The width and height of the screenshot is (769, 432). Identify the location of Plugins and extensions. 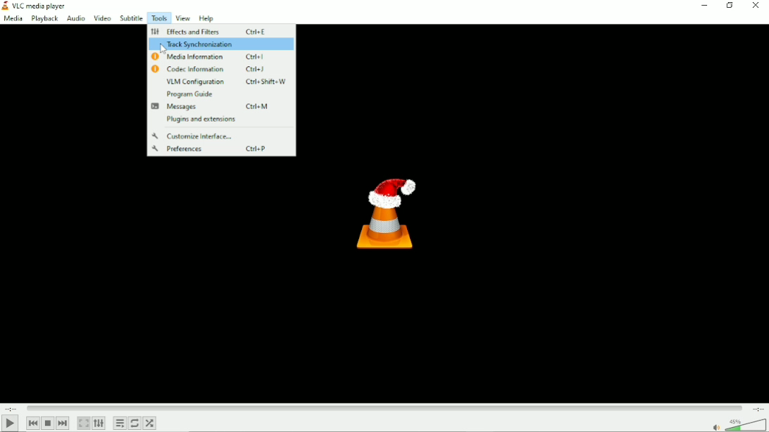
(200, 120).